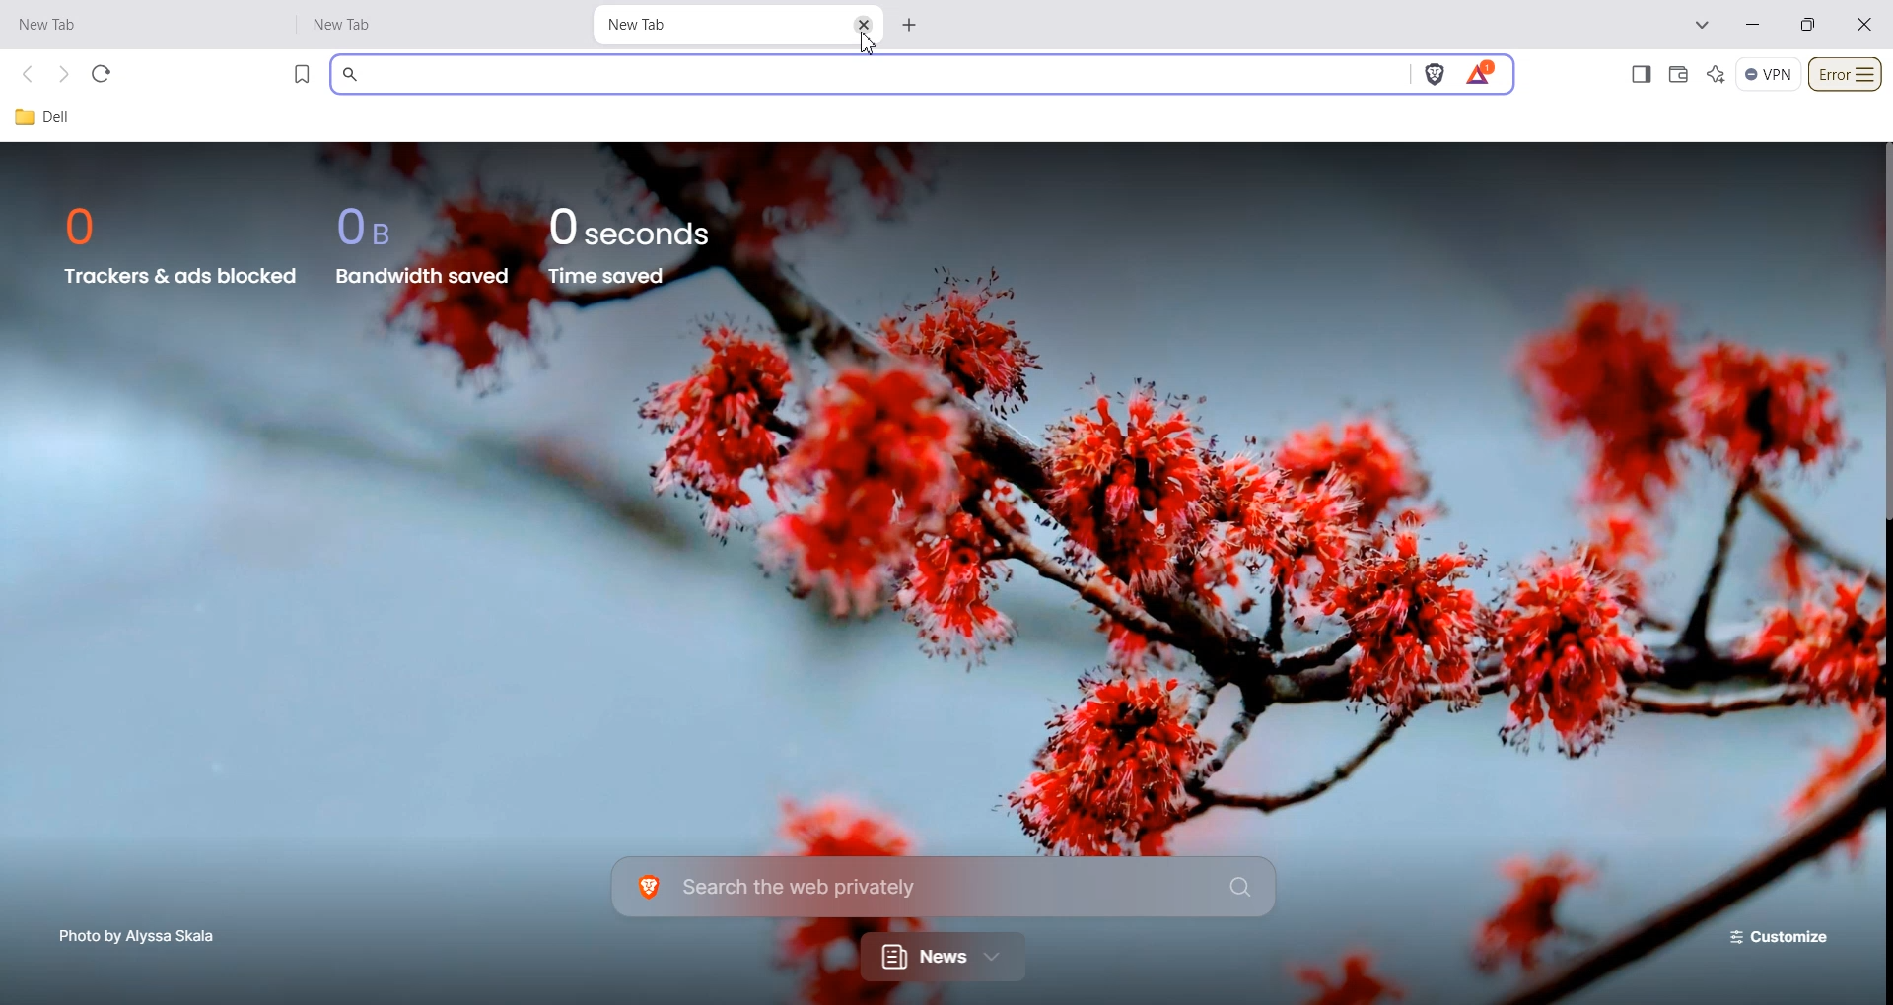 The image size is (1893, 1005). What do you see at coordinates (89, 226) in the screenshot?
I see `0` at bounding box center [89, 226].